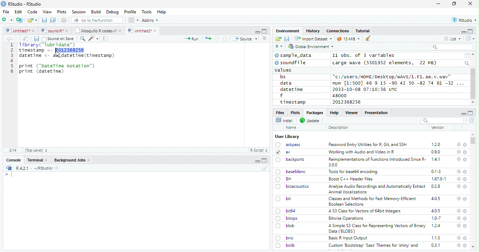  Describe the element at coordinates (98, 31) in the screenshot. I see `Mosquito R codes.v1` at that location.